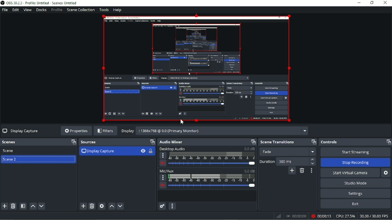 The width and height of the screenshot is (392, 220). Describe the element at coordinates (252, 142) in the screenshot. I see `Maximize` at that location.